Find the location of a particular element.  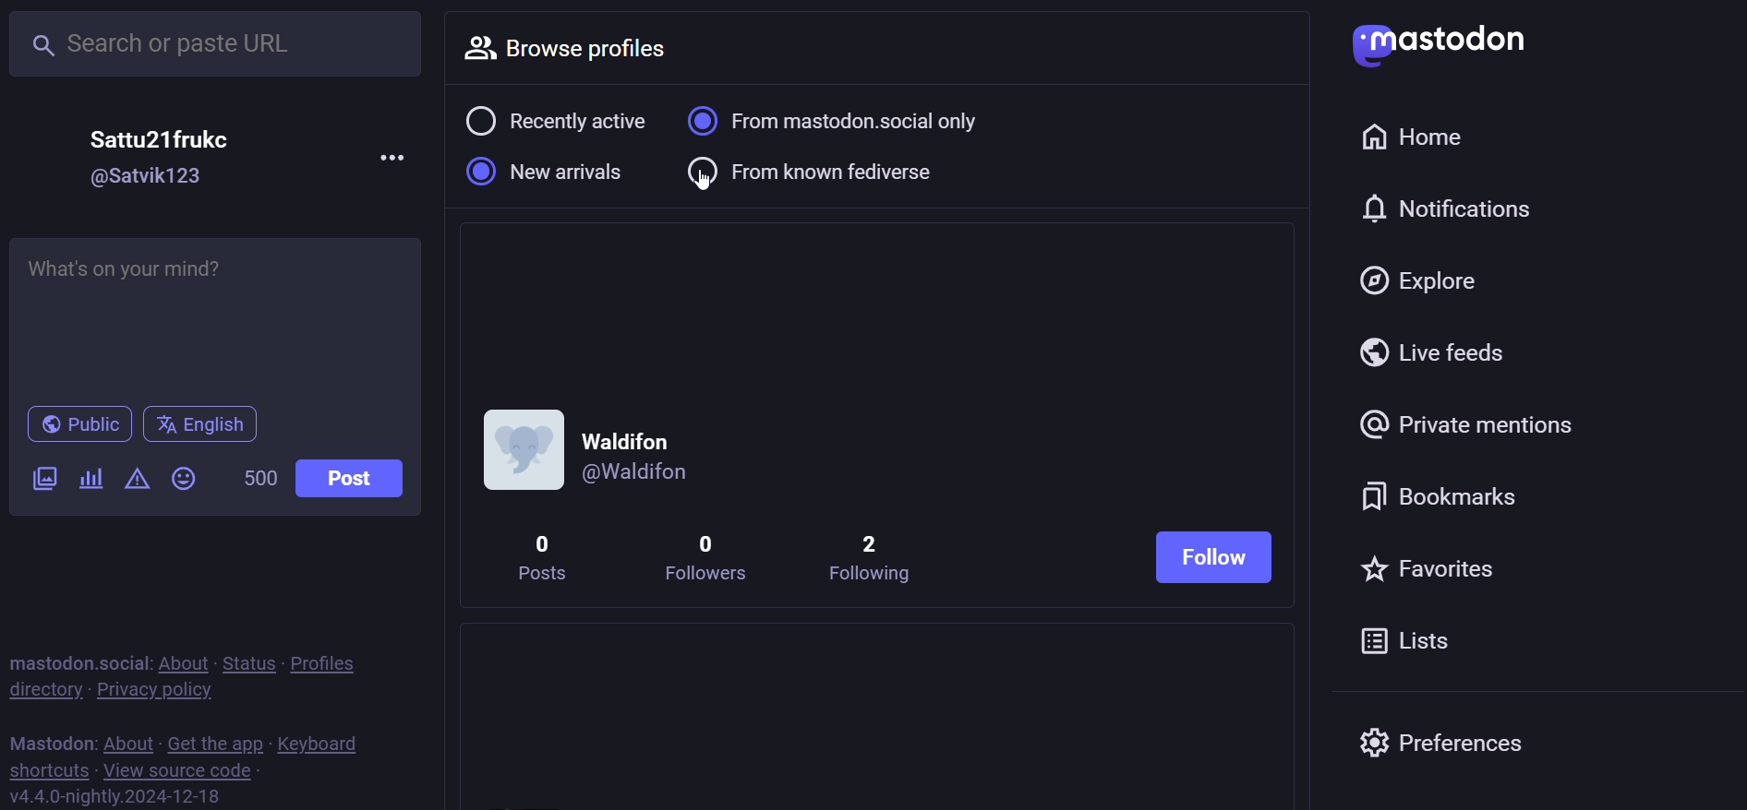

What's on your mind? is located at coordinates (223, 312).